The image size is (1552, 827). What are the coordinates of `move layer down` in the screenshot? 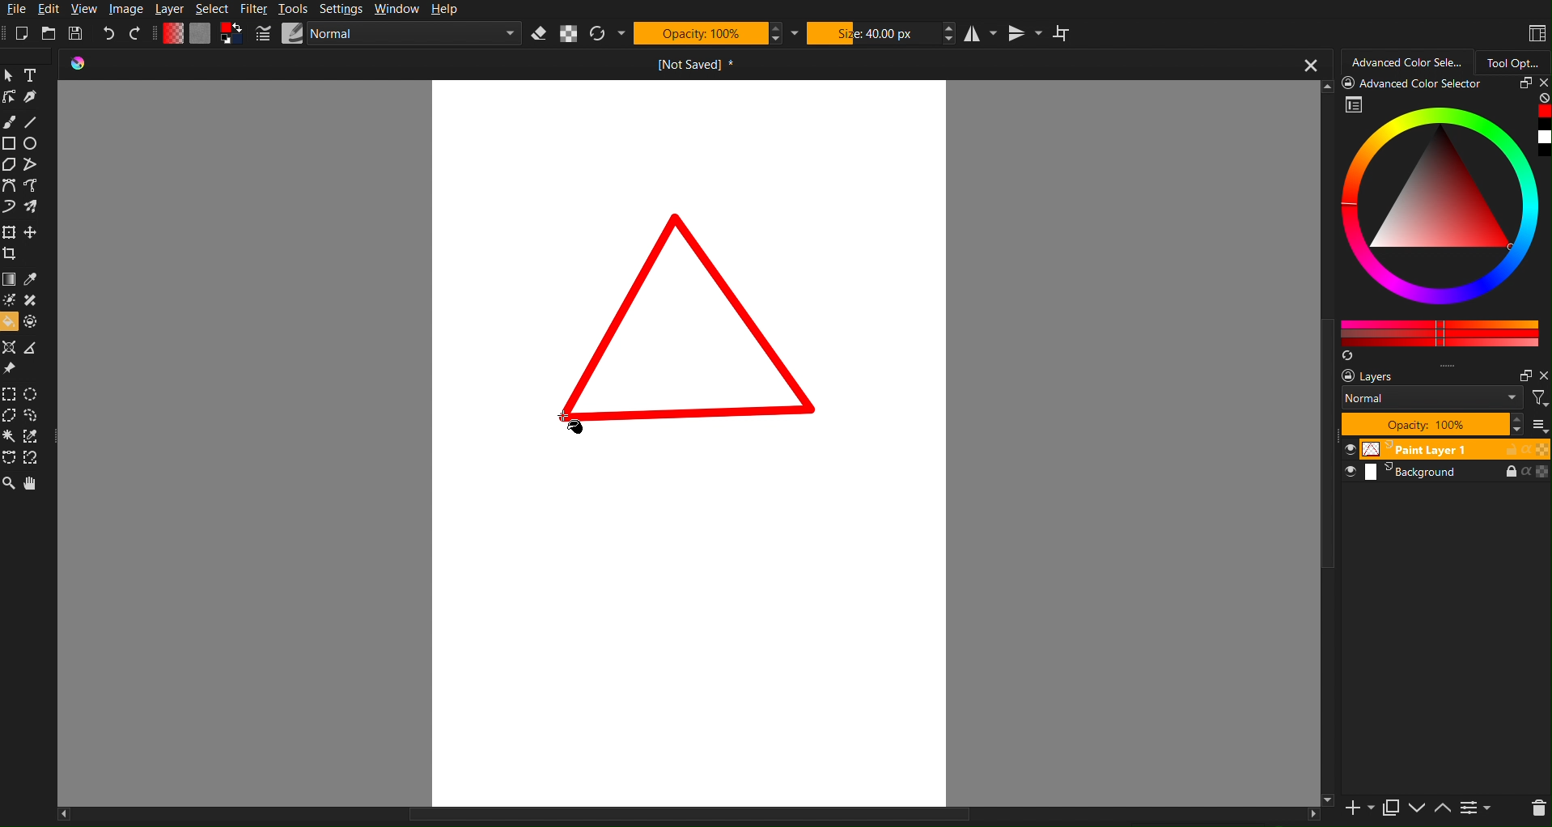 It's located at (1417, 810).